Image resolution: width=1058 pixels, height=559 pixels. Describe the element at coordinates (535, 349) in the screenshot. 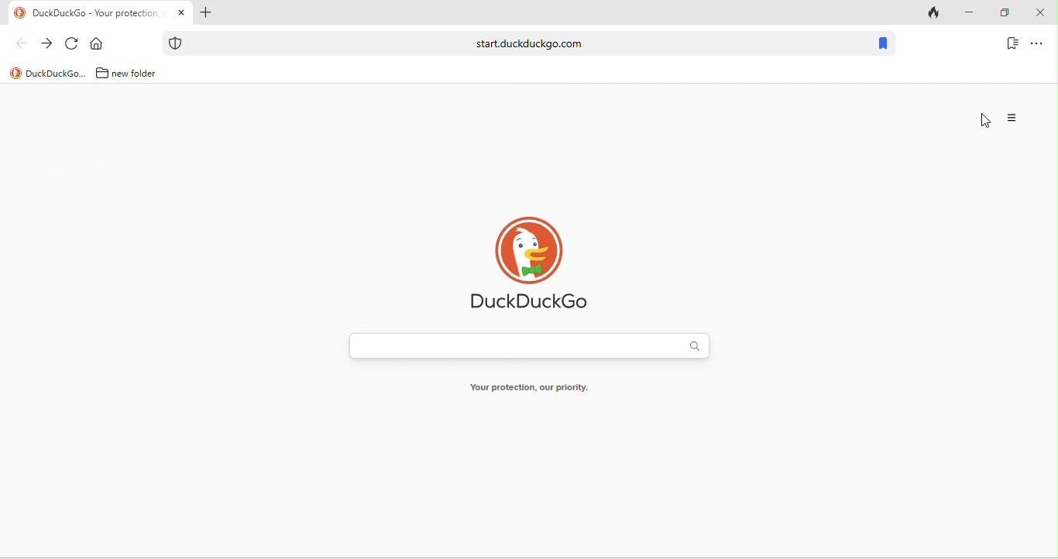

I see `search bar` at that location.